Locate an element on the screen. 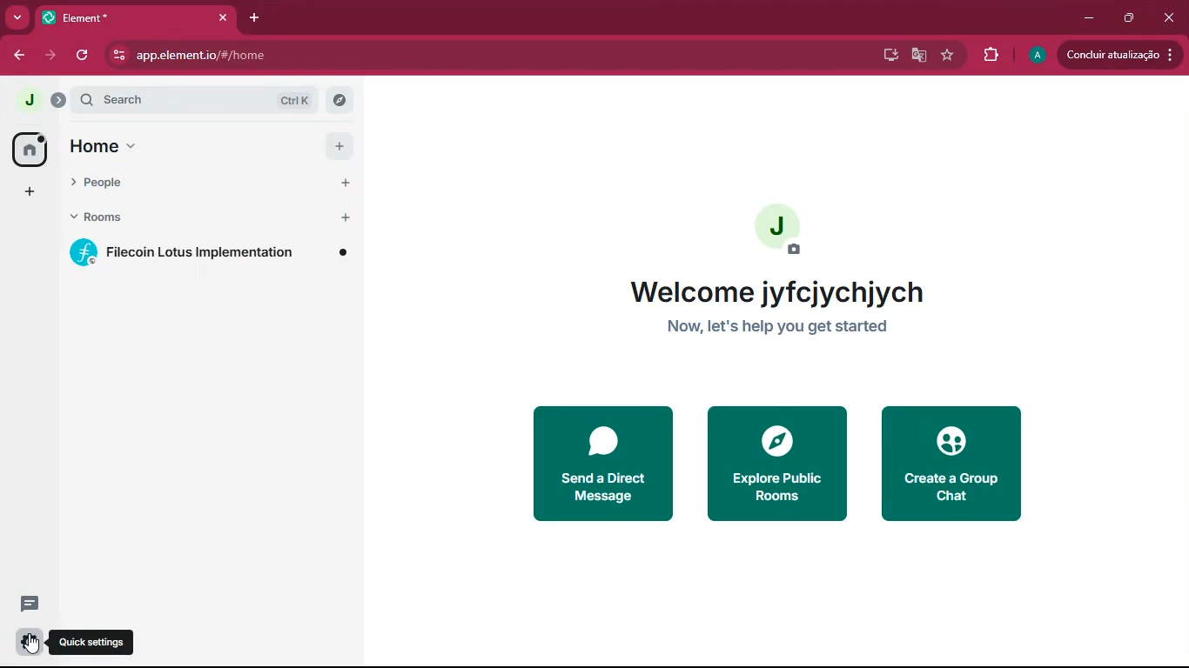 Image resolution: width=1189 pixels, height=668 pixels. back is located at coordinates (20, 55).